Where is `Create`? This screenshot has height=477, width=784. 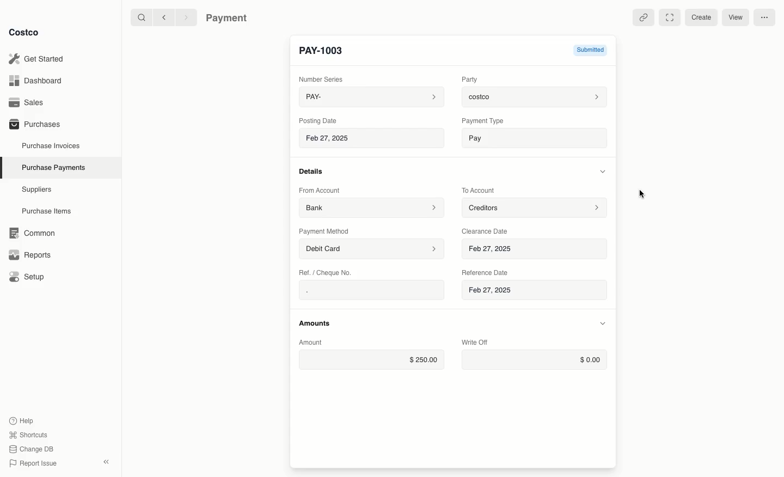
Create is located at coordinates (702, 16).